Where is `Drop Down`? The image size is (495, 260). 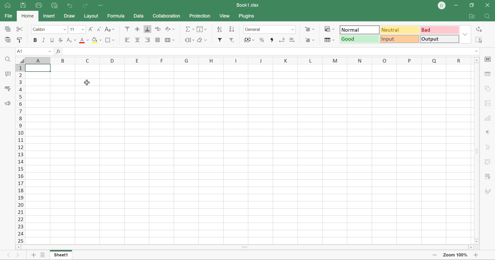
Drop Down is located at coordinates (465, 34).